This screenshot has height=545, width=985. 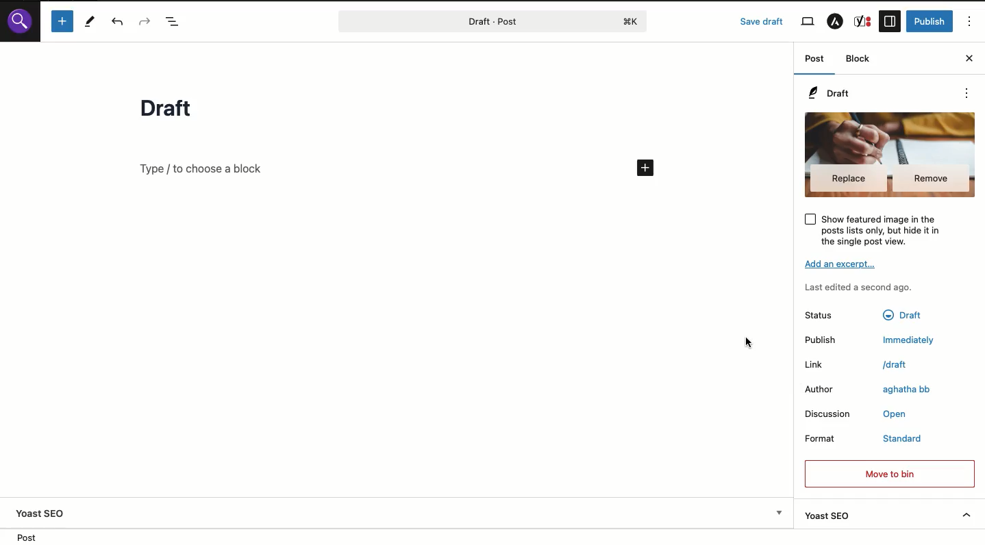 What do you see at coordinates (632, 21) in the screenshot?
I see `command+K` at bounding box center [632, 21].